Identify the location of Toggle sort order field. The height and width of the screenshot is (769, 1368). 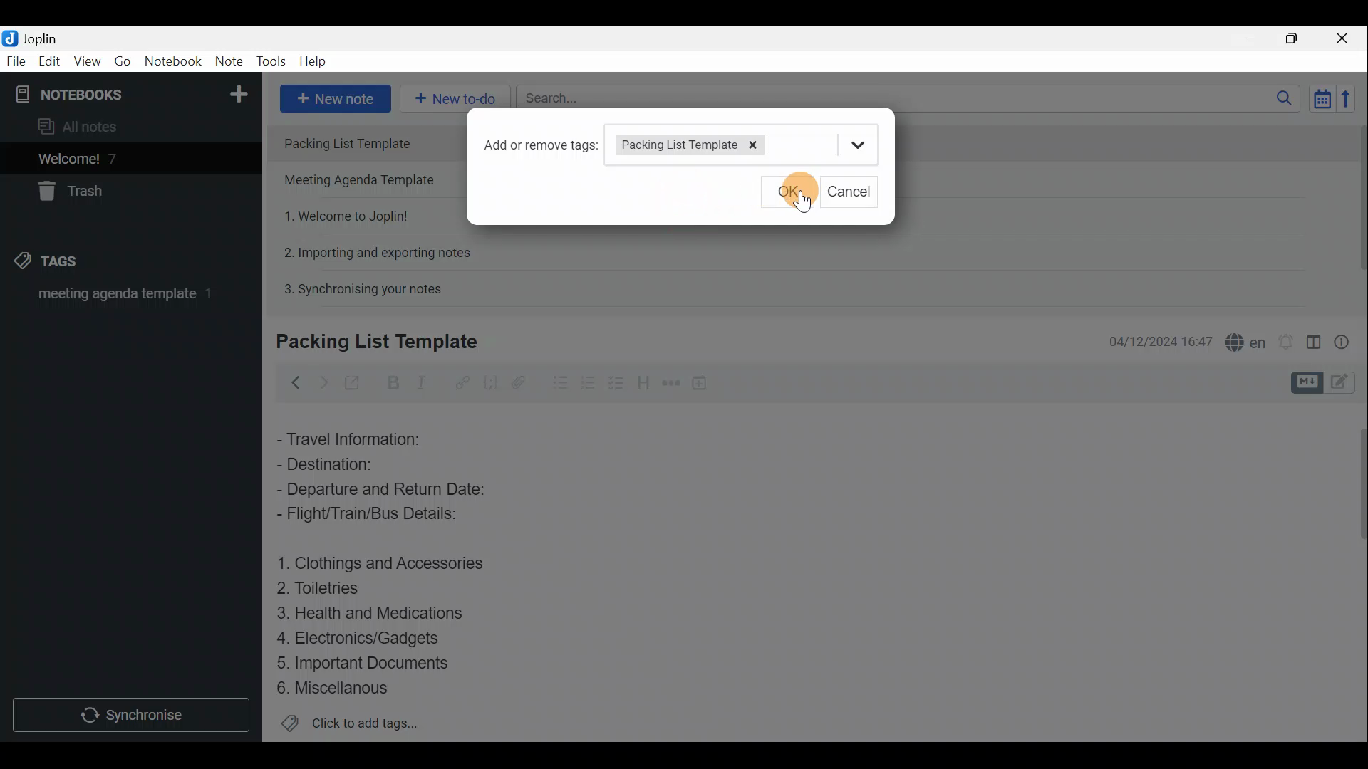
(1317, 98).